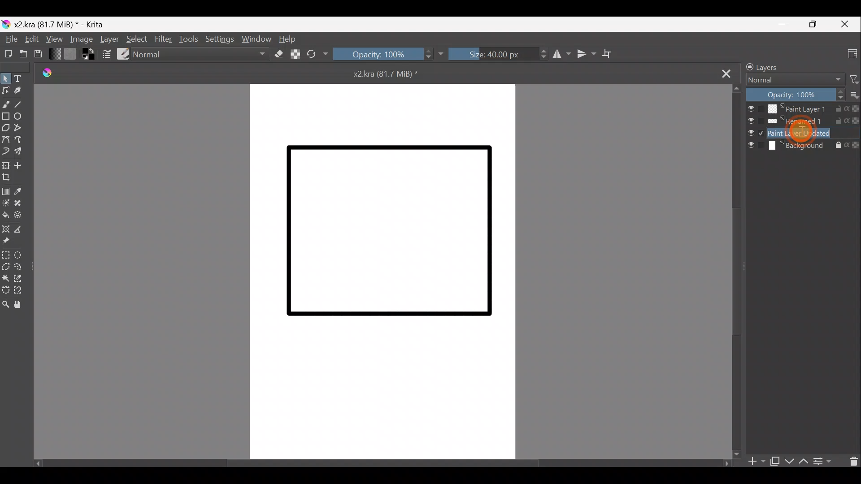 This screenshot has width=861, height=484. I want to click on Close tab, so click(725, 72).